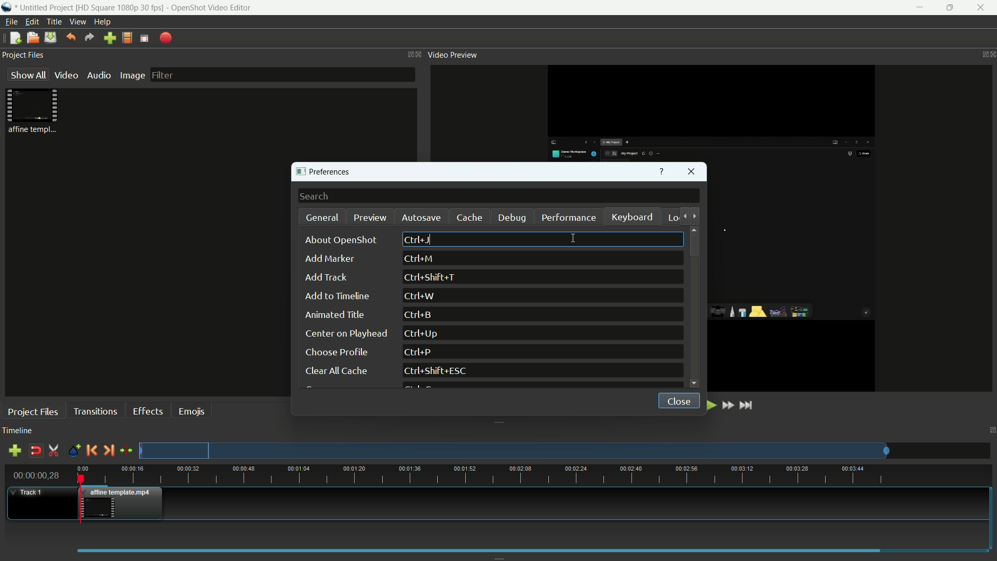 This screenshot has height=561, width=997. What do you see at coordinates (692, 173) in the screenshot?
I see `close window` at bounding box center [692, 173].